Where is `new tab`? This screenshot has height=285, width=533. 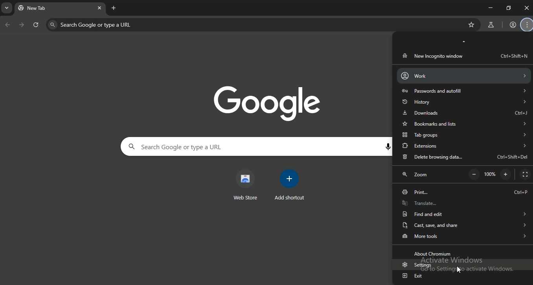 new tab is located at coordinates (114, 8).